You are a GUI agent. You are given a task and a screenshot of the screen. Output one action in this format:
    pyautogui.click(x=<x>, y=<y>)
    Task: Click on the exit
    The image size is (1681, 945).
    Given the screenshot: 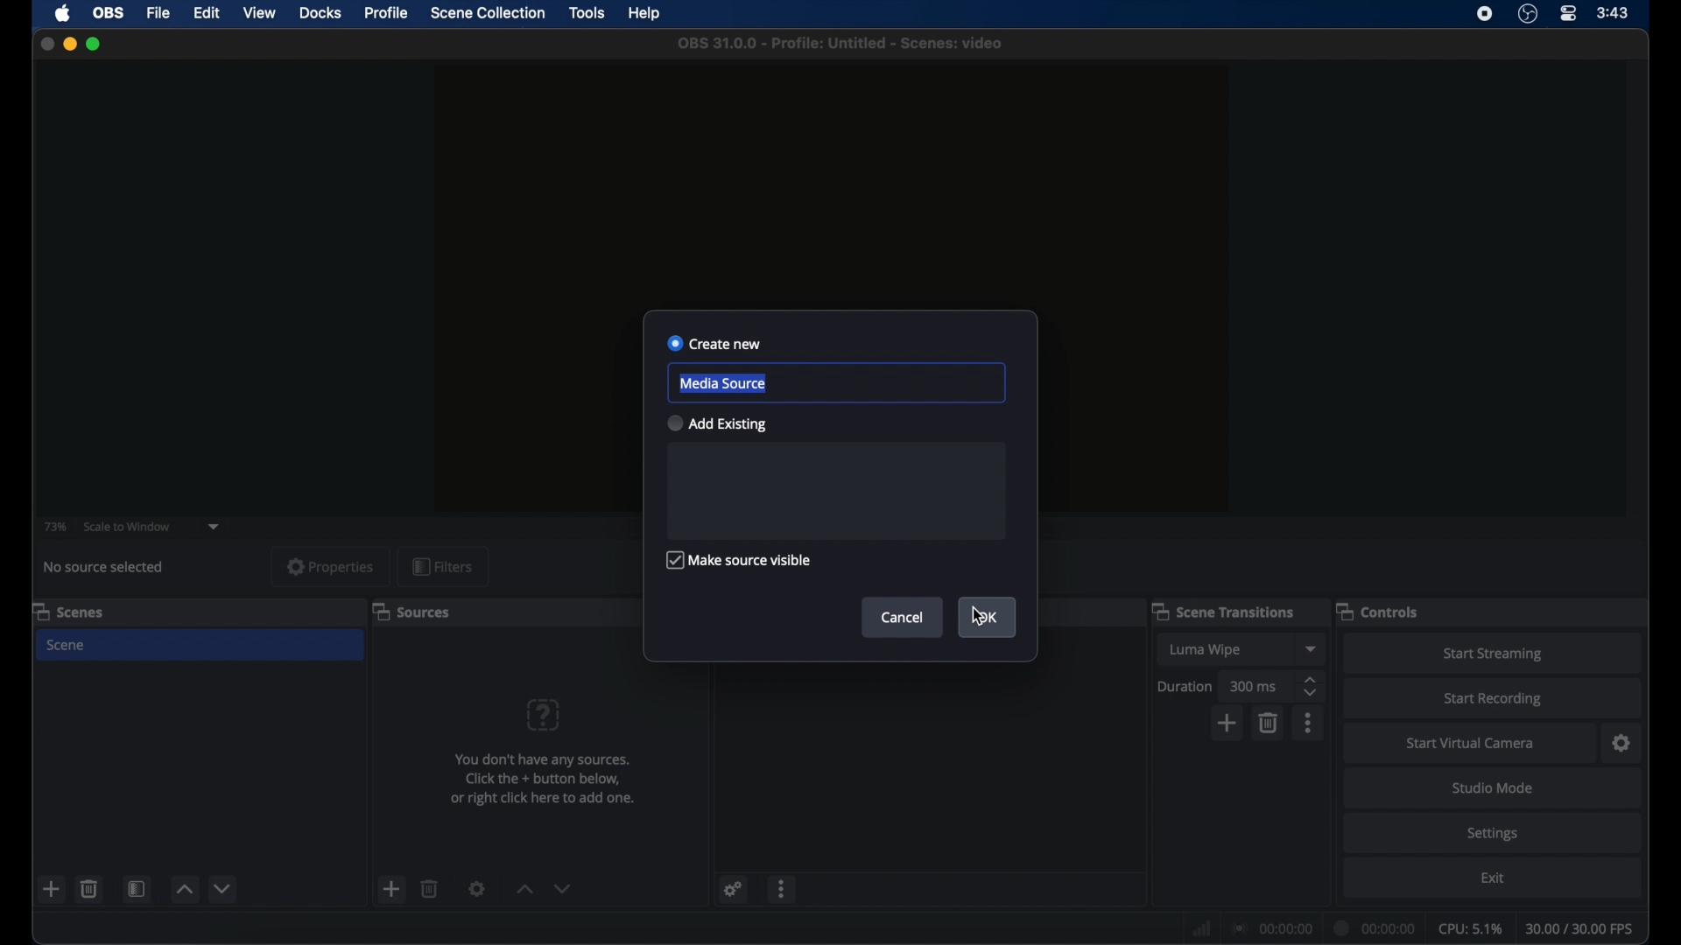 What is the action you would take?
    pyautogui.click(x=1495, y=878)
    